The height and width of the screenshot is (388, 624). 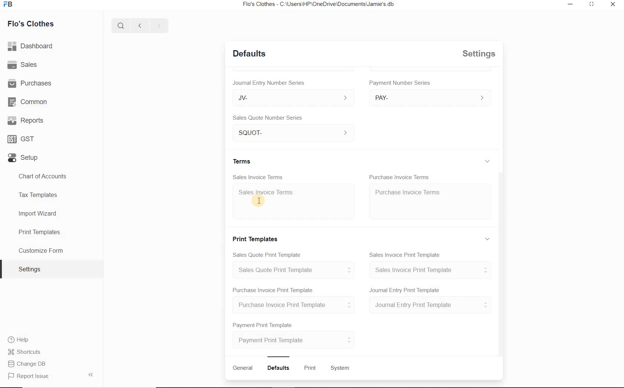 What do you see at coordinates (270, 117) in the screenshot?
I see `Sales Quote Number Series` at bounding box center [270, 117].